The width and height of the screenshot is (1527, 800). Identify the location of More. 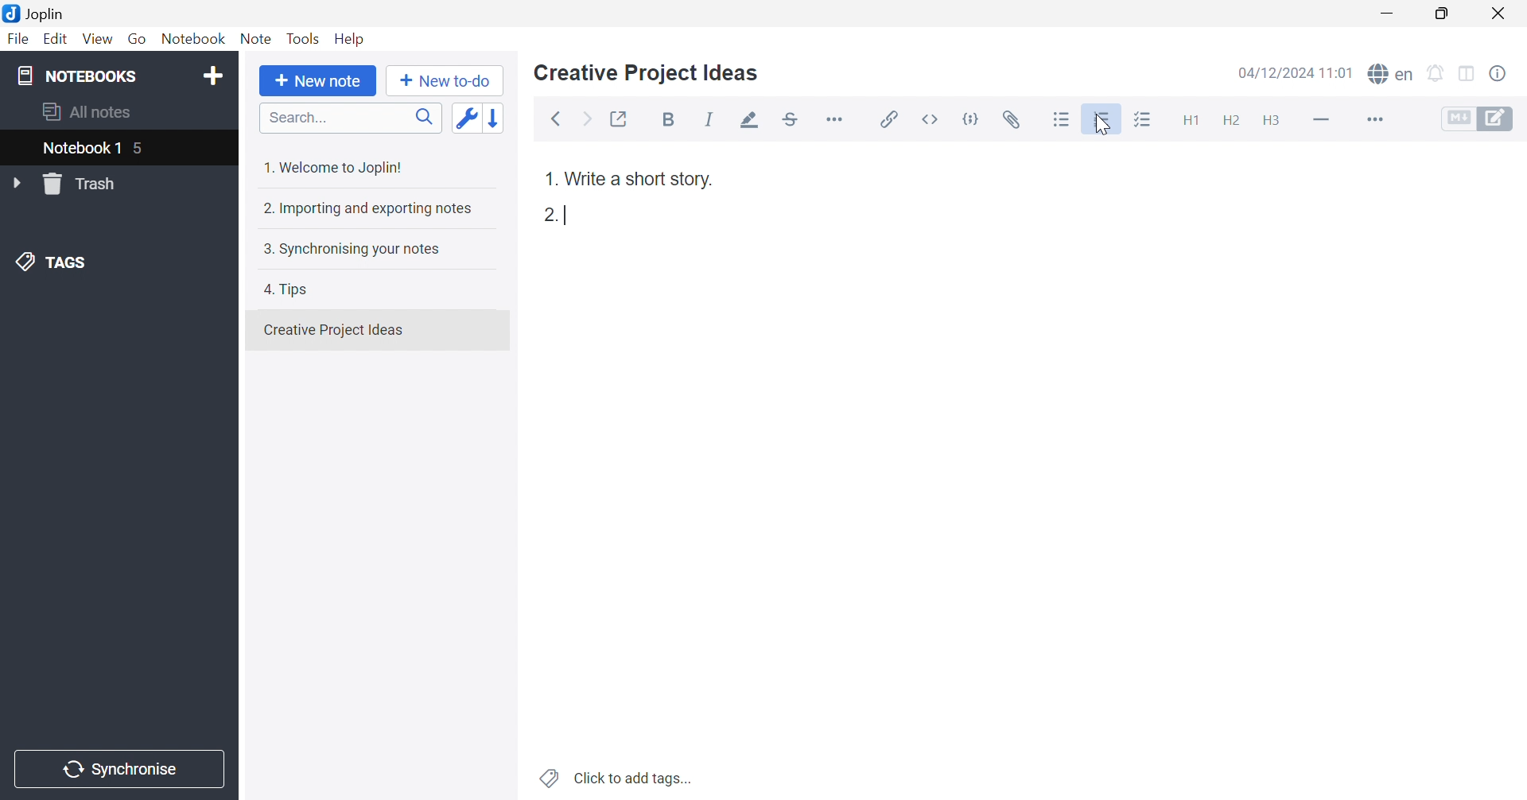
(1377, 121).